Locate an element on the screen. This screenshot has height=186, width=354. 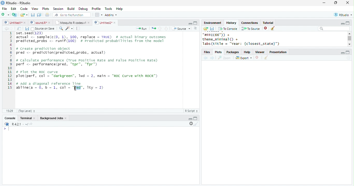
back is located at coordinates (206, 58).